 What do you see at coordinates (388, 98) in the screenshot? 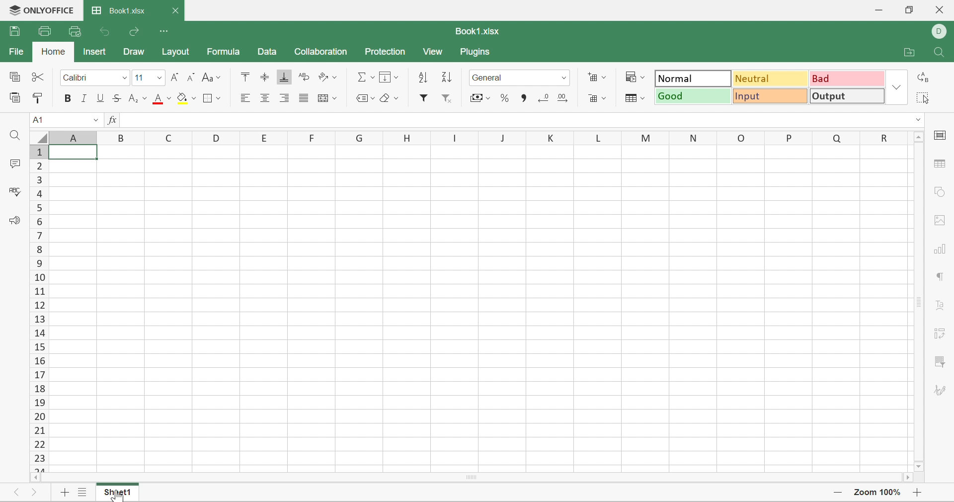
I see `Clear` at bounding box center [388, 98].